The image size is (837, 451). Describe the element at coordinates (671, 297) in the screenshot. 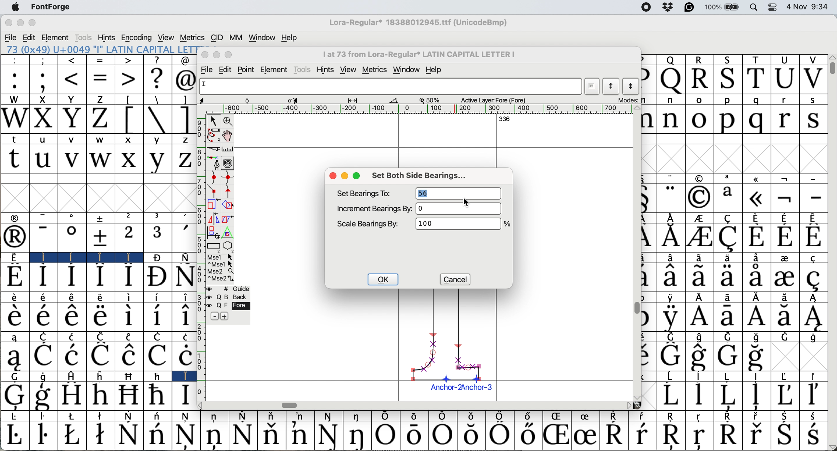

I see `Symbol` at that location.